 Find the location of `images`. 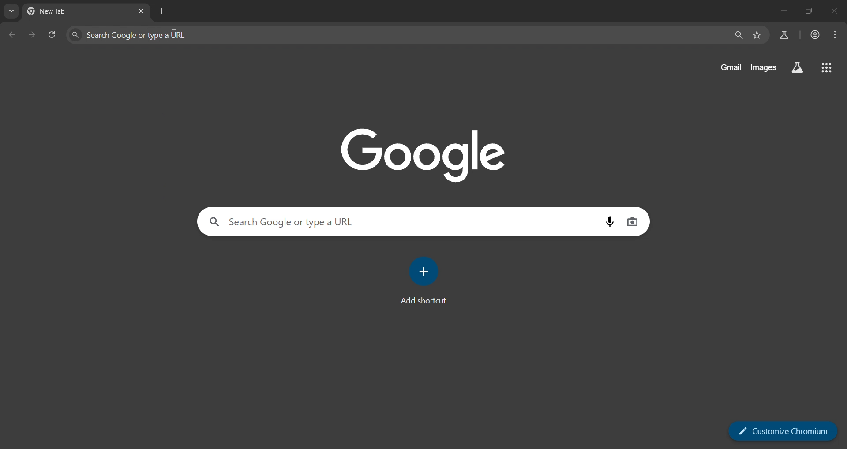

images is located at coordinates (762, 67).